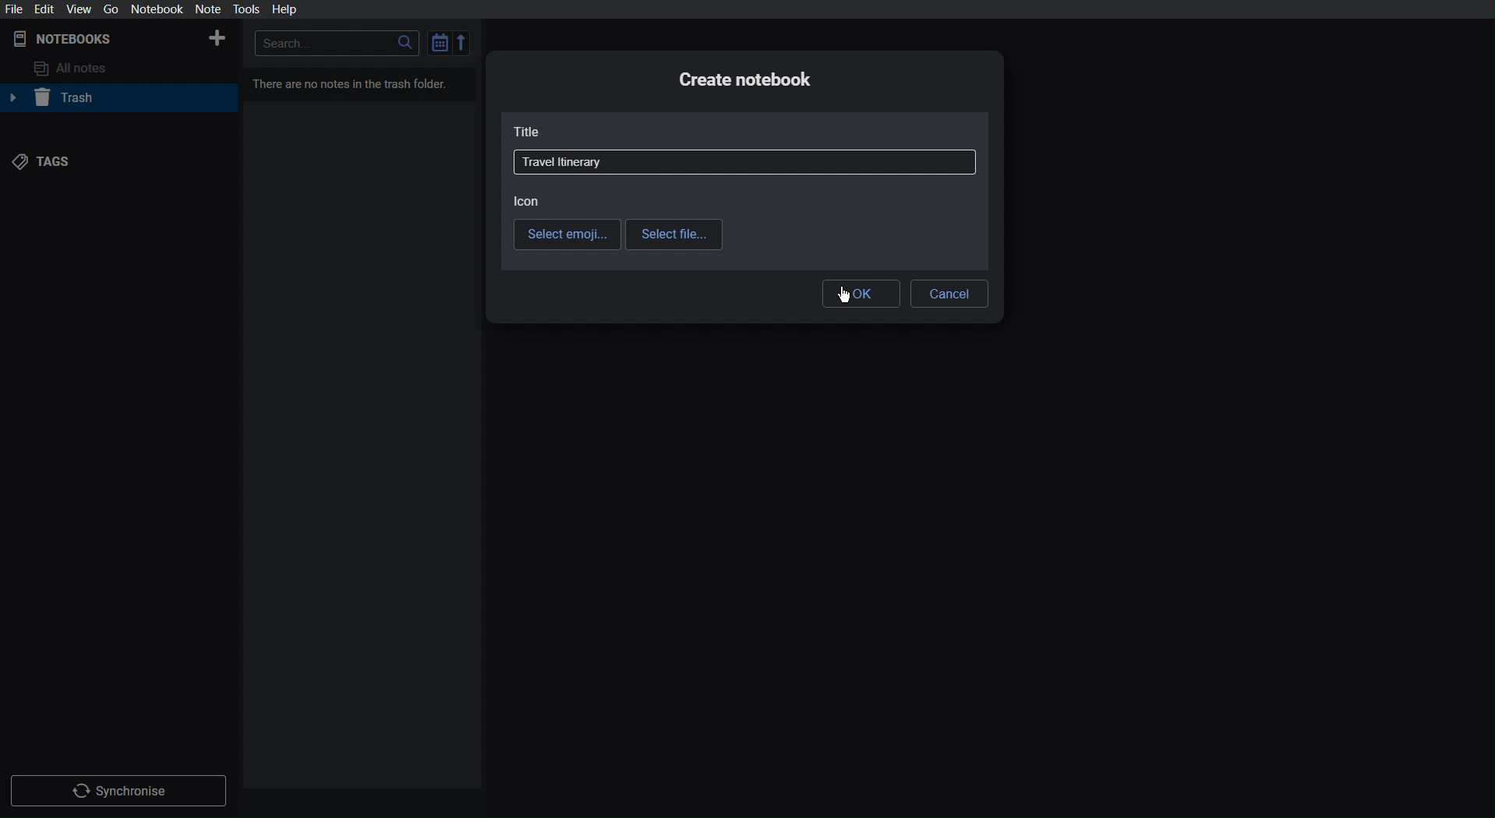 The height and width of the screenshot is (818, 1495). What do you see at coordinates (119, 790) in the screenshot?
I see `Synchronize` at bounding box center [119, 790].